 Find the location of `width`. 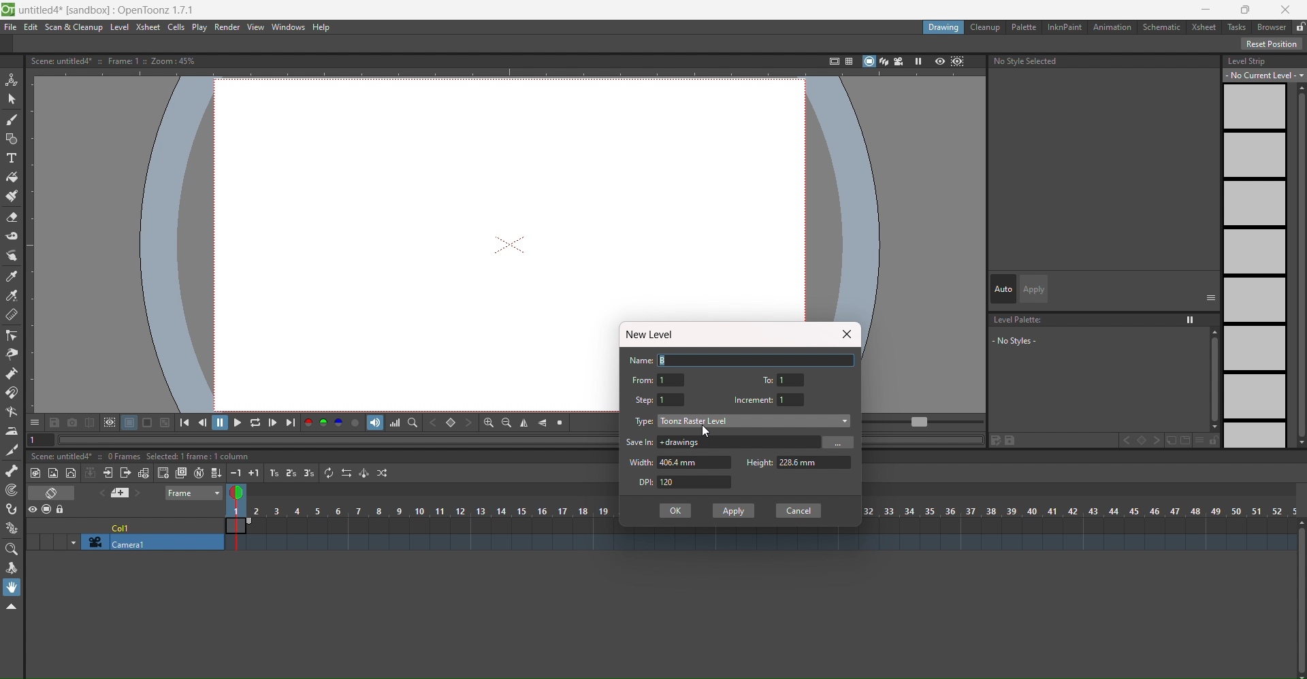

width is located at coordinates (642, 462).